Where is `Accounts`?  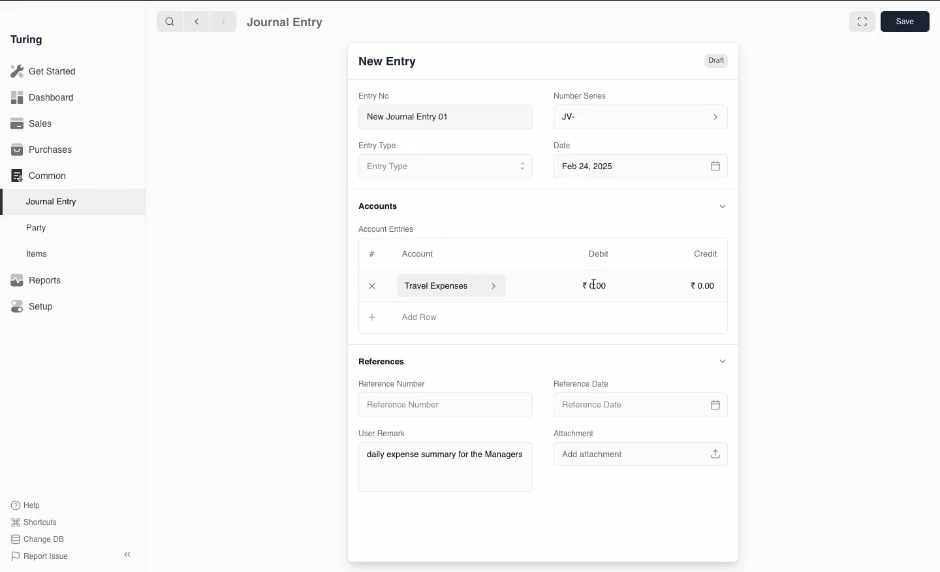 Accounts is located at coordinates (379, 206).